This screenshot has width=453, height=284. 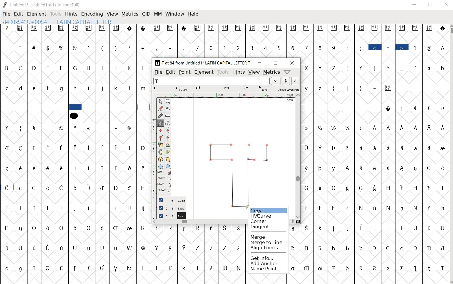 I want to click on Mouse wheel button + Ctrl, so click(x=165, y=191).